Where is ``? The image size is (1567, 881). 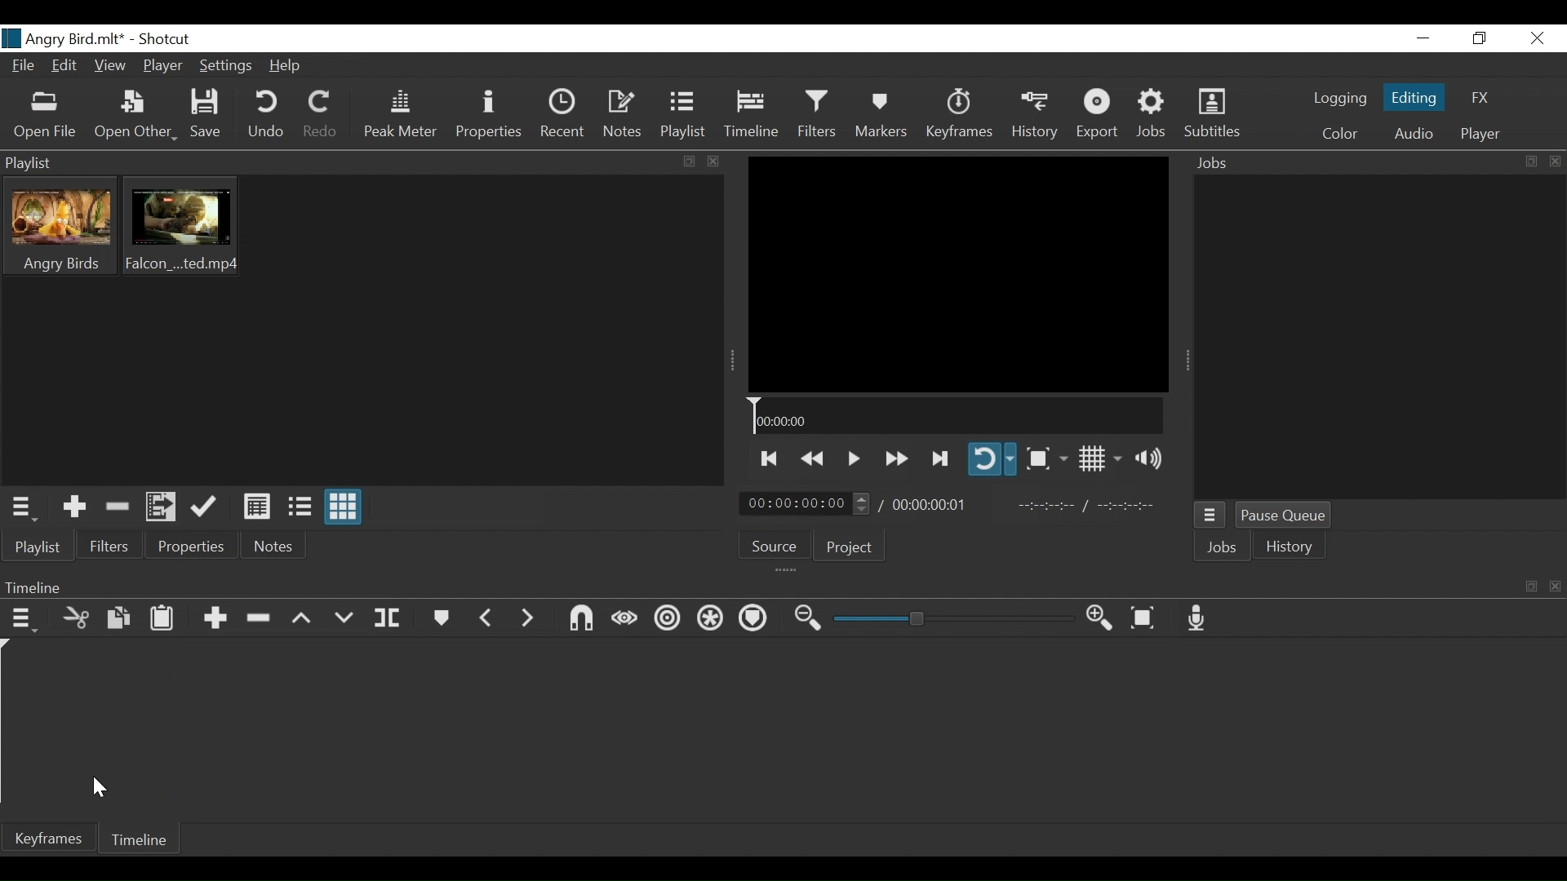  is located at coordinates (881, 116).